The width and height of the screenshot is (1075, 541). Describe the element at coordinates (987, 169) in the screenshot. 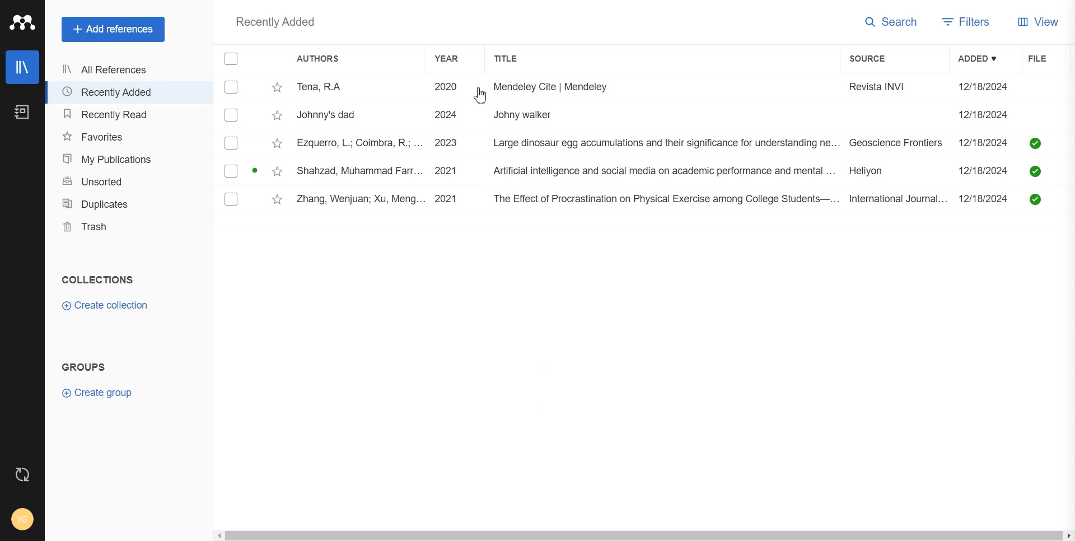

I see `12/18/2024` at that location.